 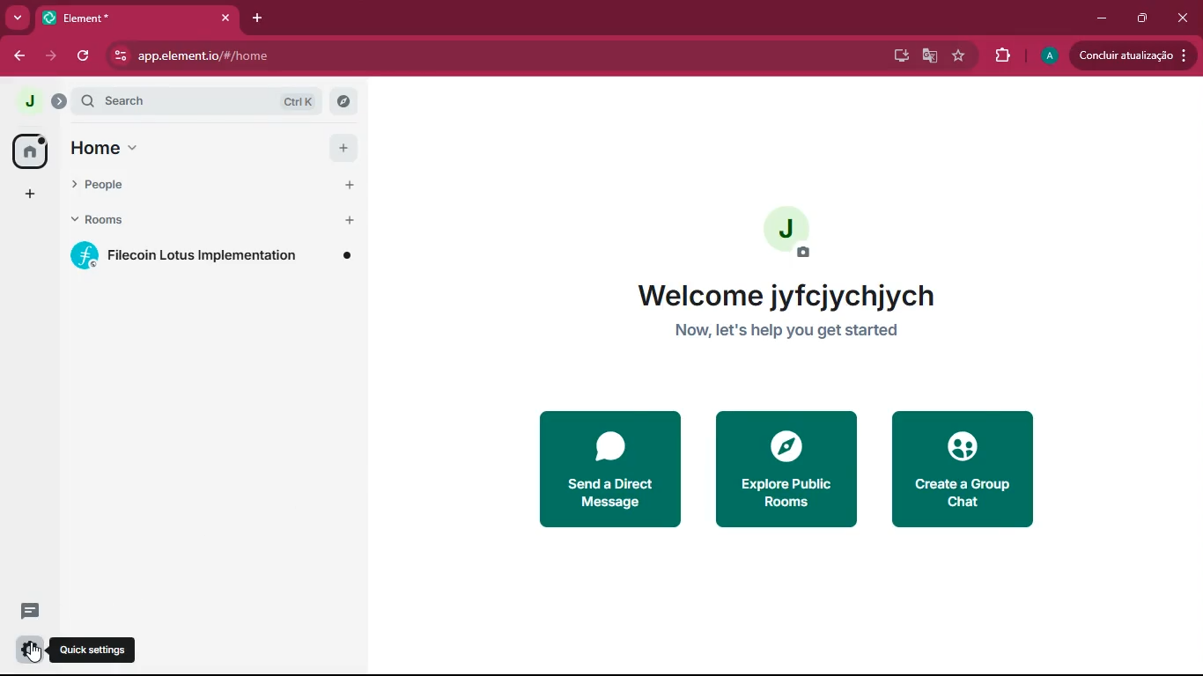 I want to click on Add room, so click(x=346, y=220).